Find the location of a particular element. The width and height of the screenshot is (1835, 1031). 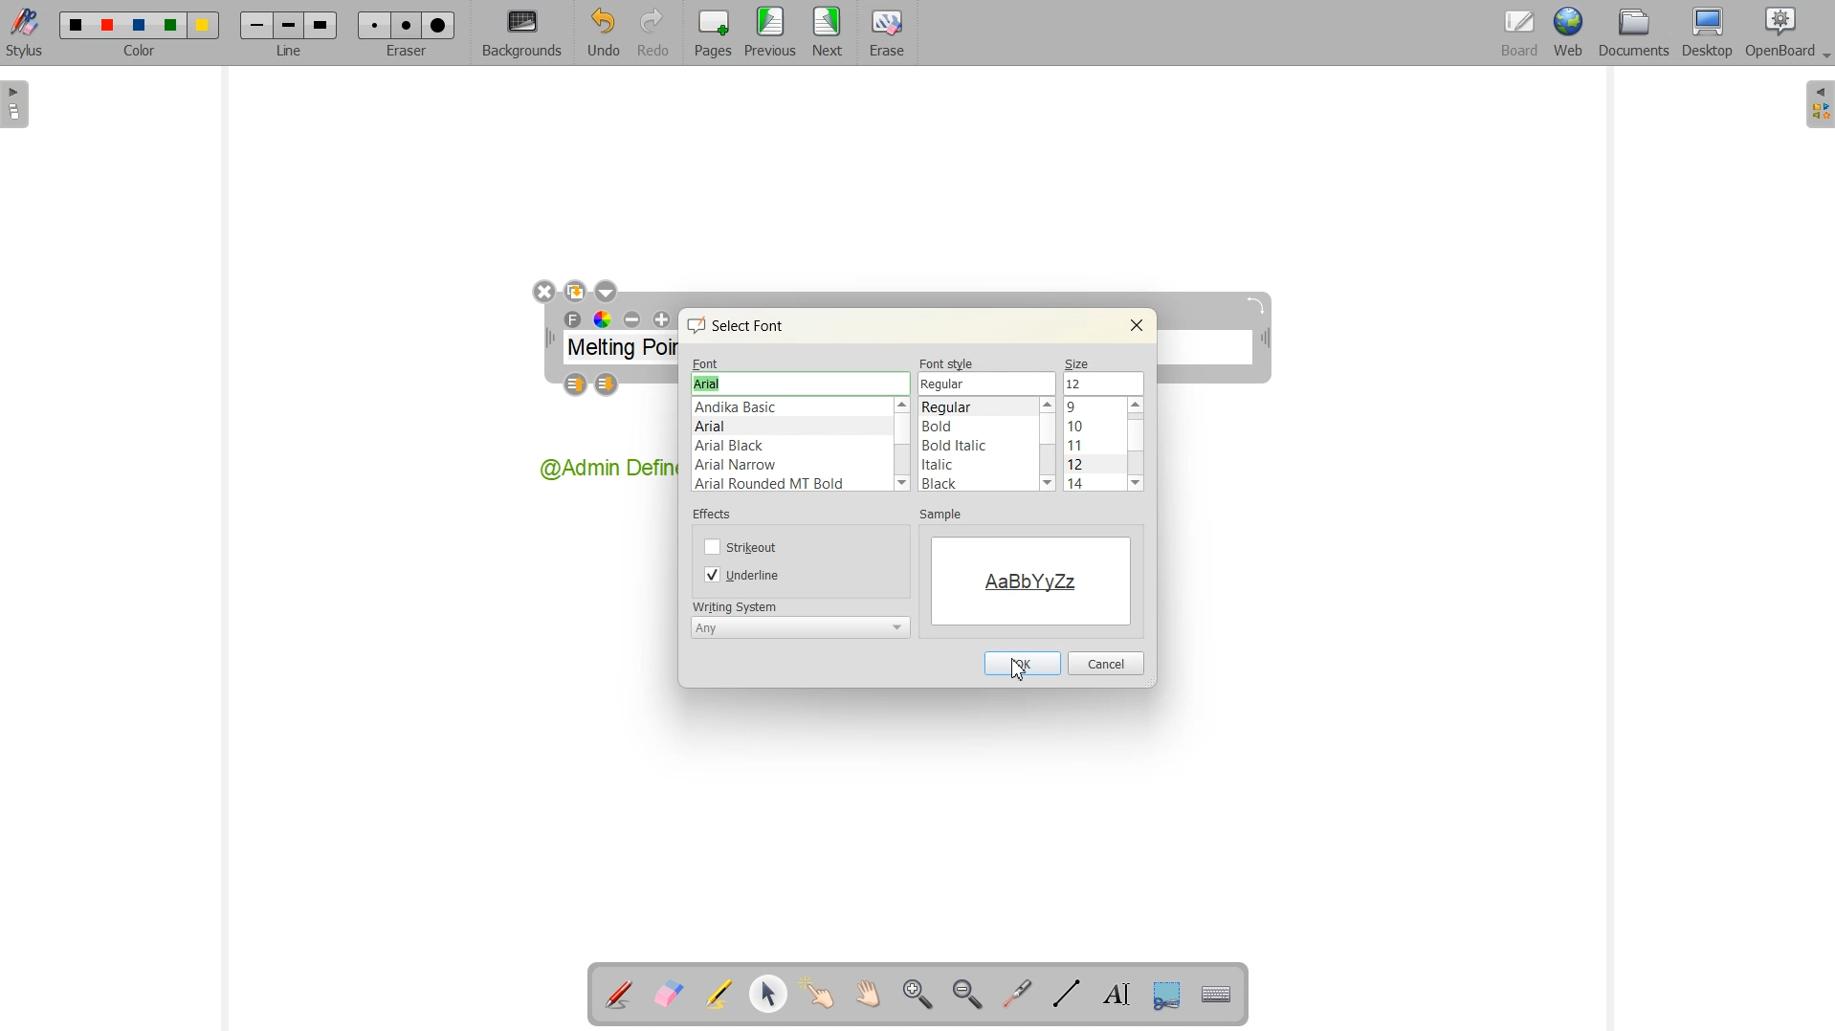

Dropdown box is located at coordinates (1824, 58).